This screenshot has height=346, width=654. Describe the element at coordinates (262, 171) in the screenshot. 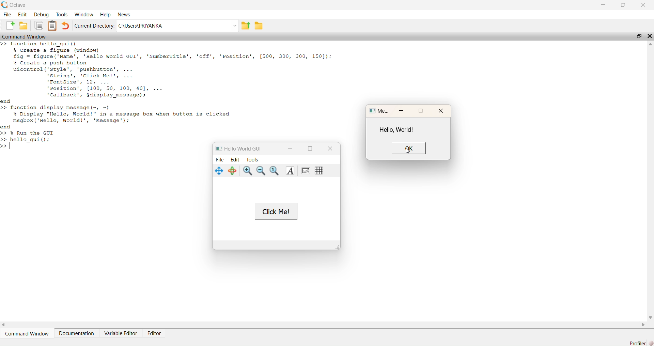

I see `zoom out` at that location.